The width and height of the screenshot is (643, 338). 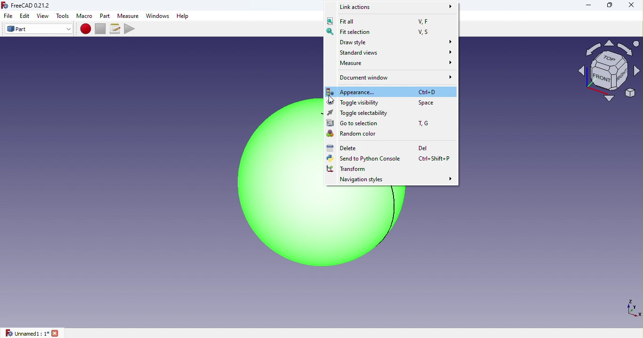 I want to click on Unnamed: 1*, so click(x=32, y=333).